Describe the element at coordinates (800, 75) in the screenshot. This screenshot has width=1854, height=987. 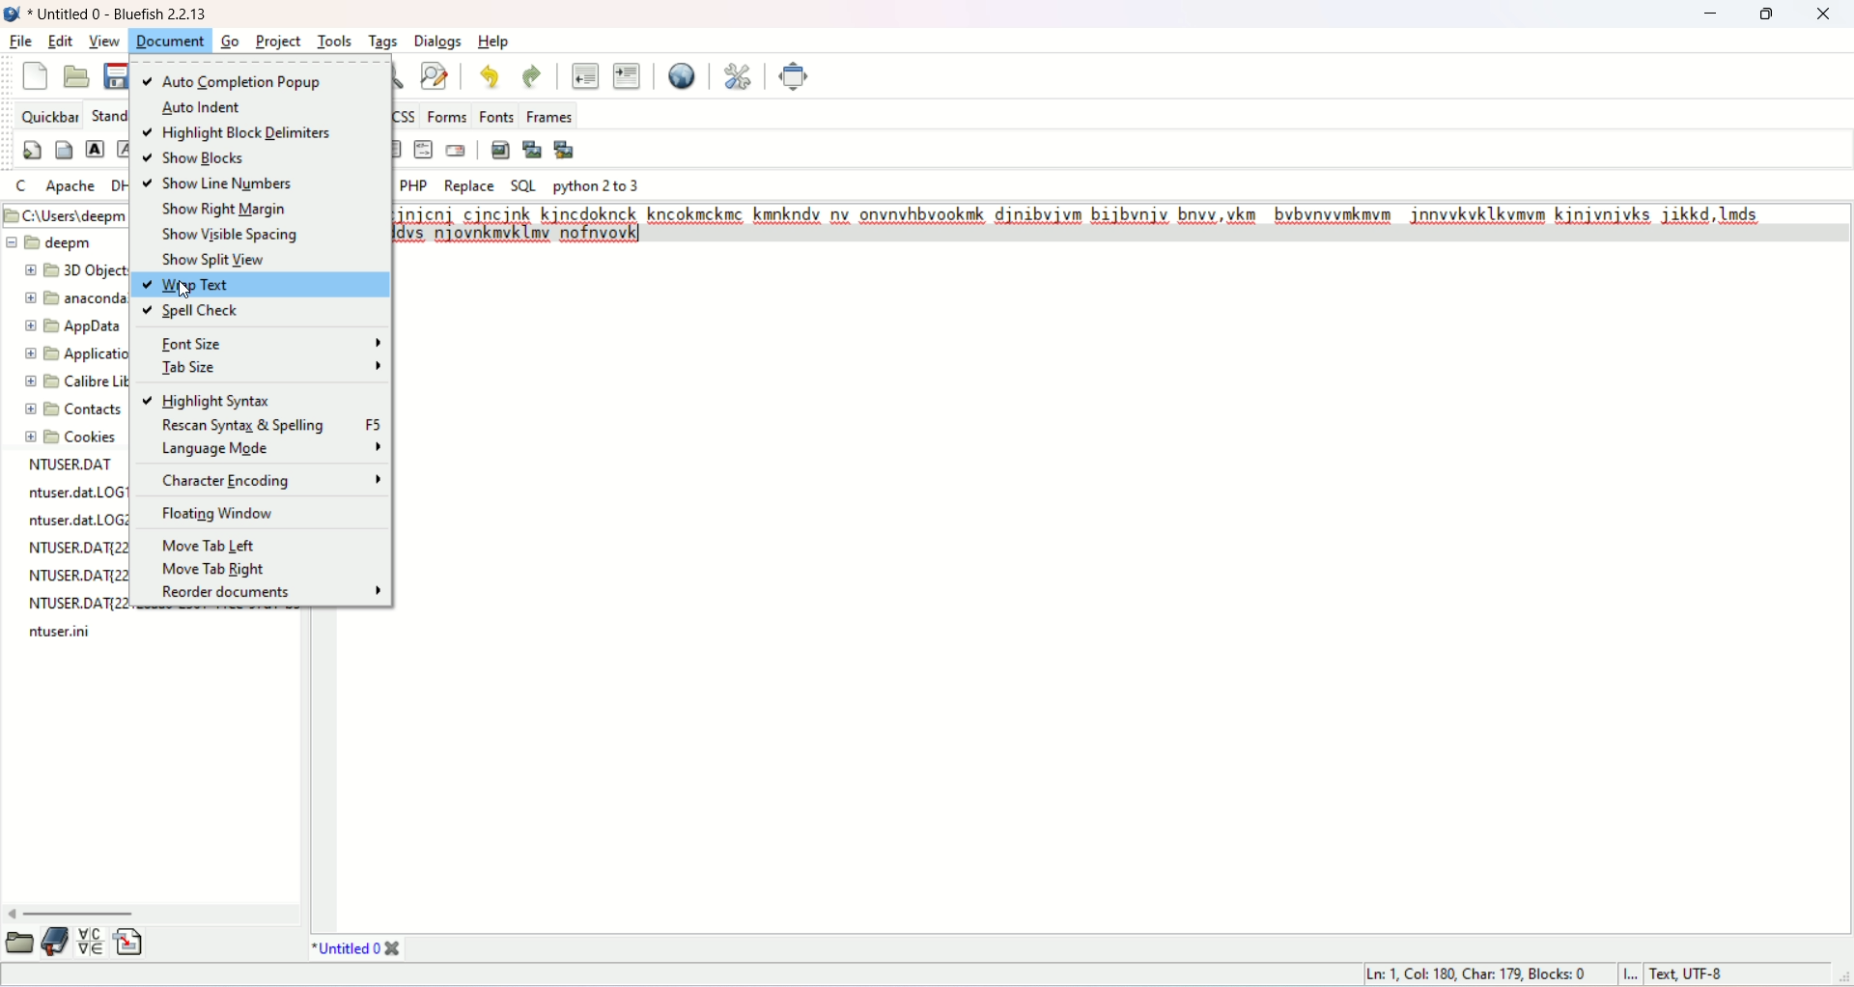
I see `fullscreen` at that location.